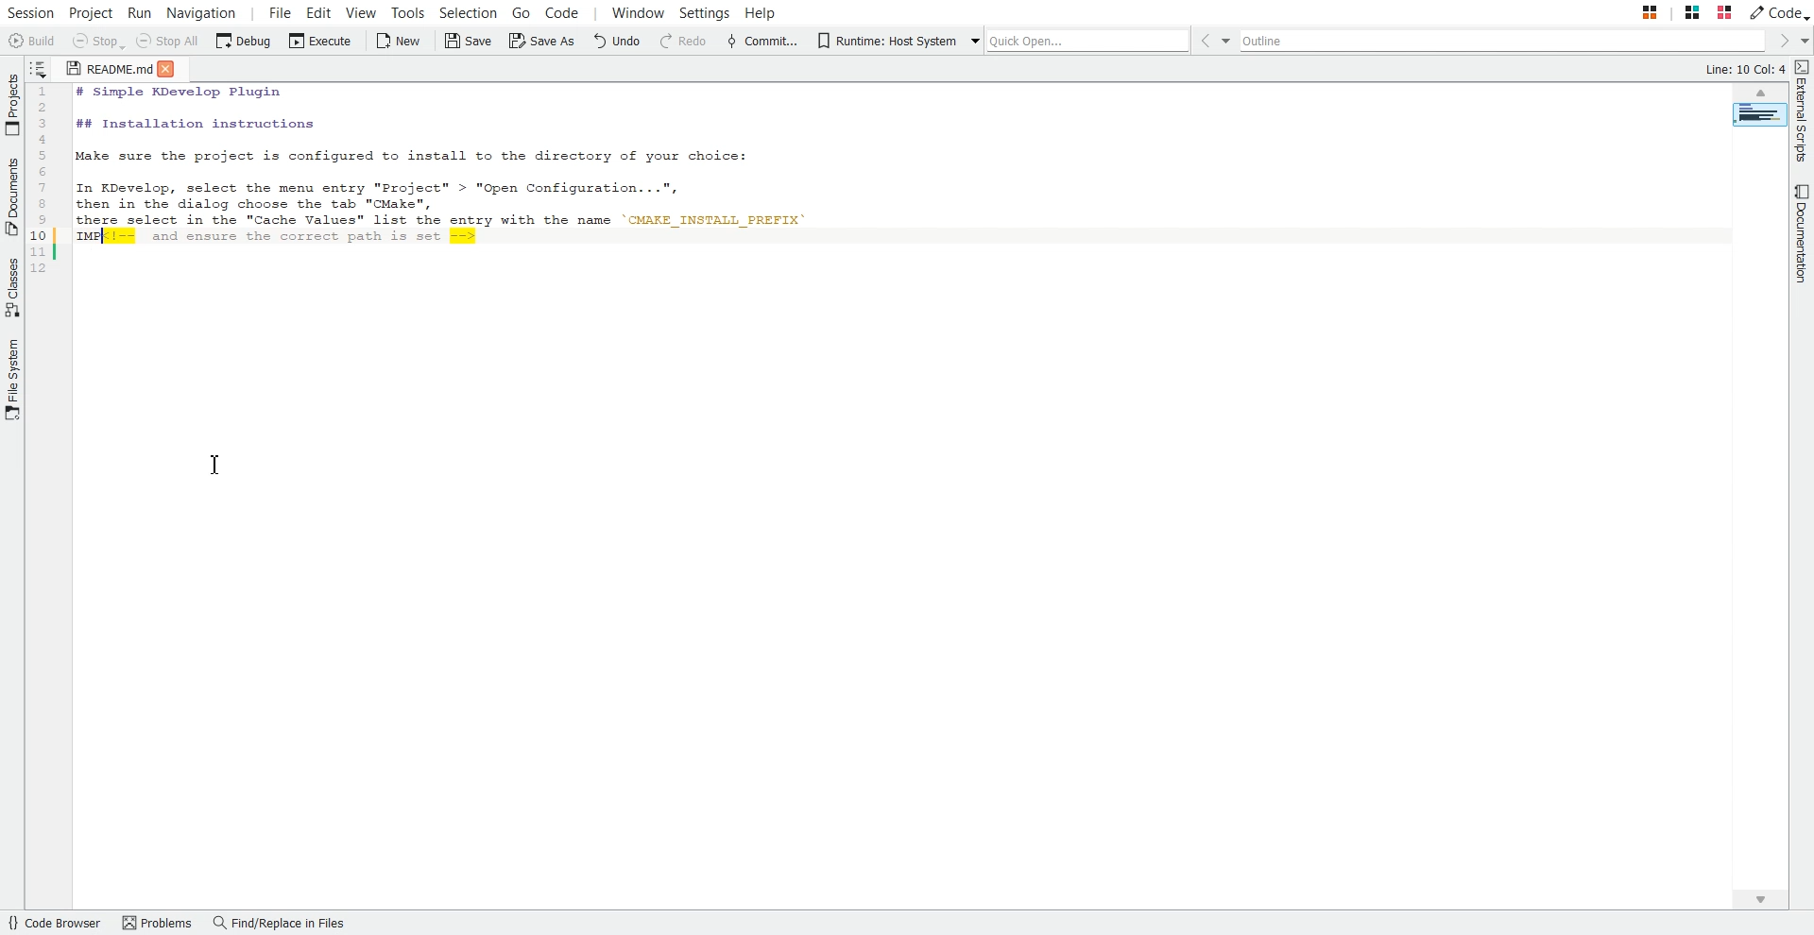  I want to click on ## Installation Instructions, so click(193, 125).